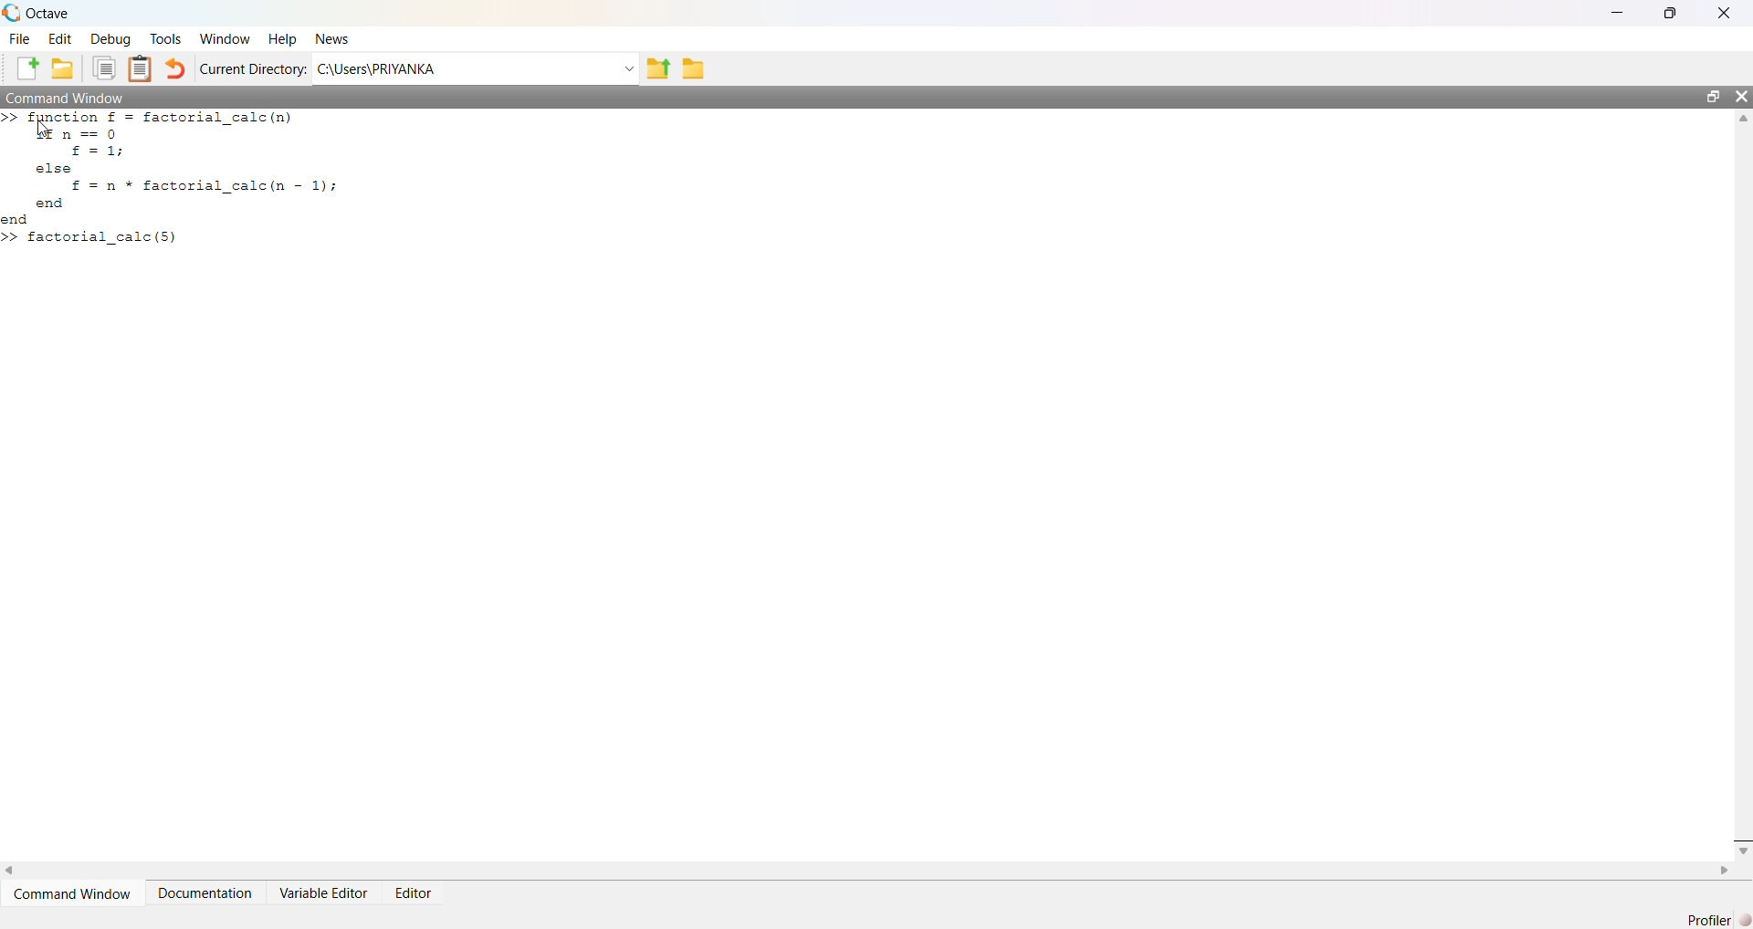 The height and width of the screenshot is (929, 1753). I want to click on close, so click(1727, 12).